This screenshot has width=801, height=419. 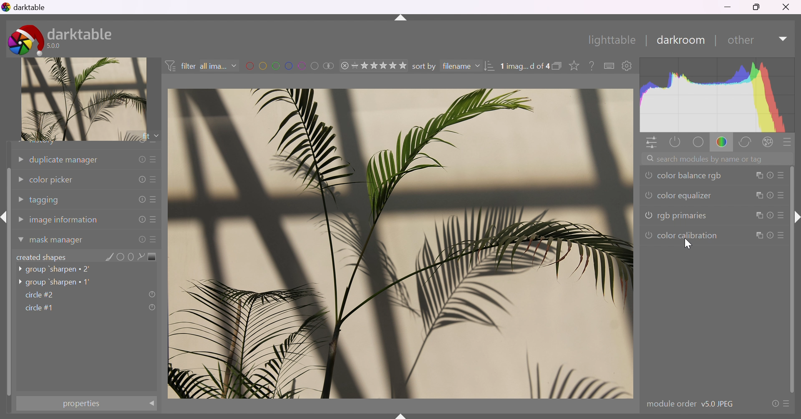 What do you see at coordinates (203, 65) in the screenshot?
I see `filter all images` at bounding box center [203, 65].